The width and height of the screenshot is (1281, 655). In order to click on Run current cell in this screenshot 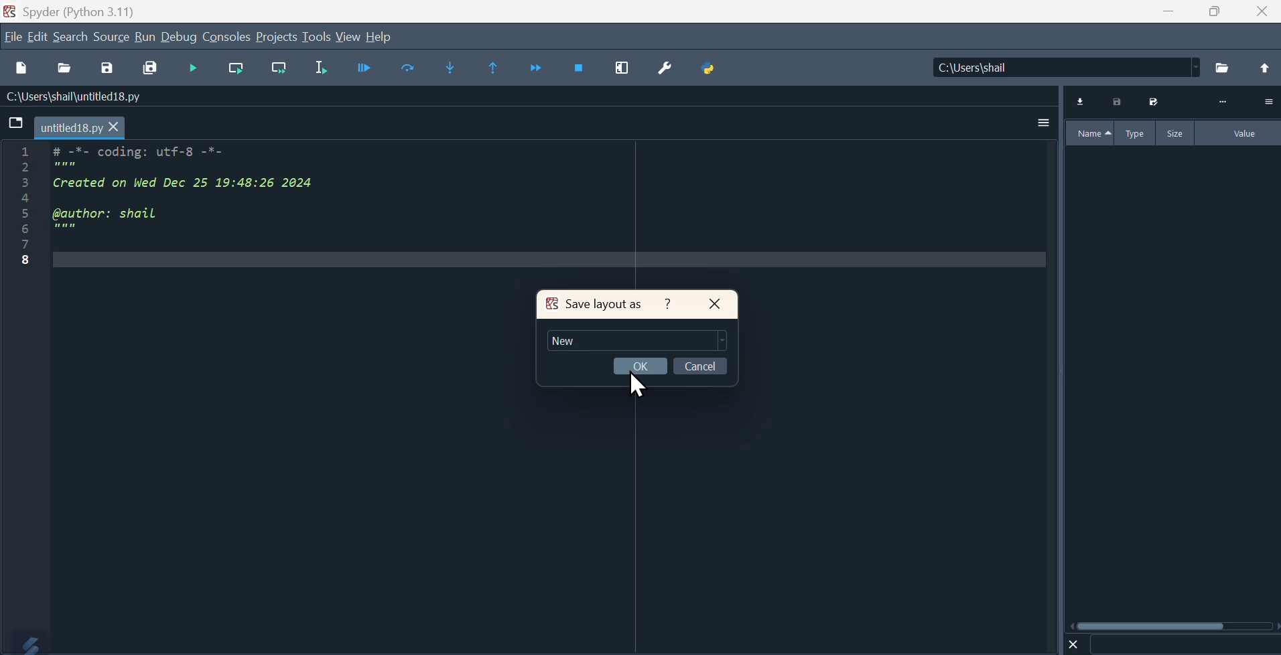, I will do `click(236, 70)`.